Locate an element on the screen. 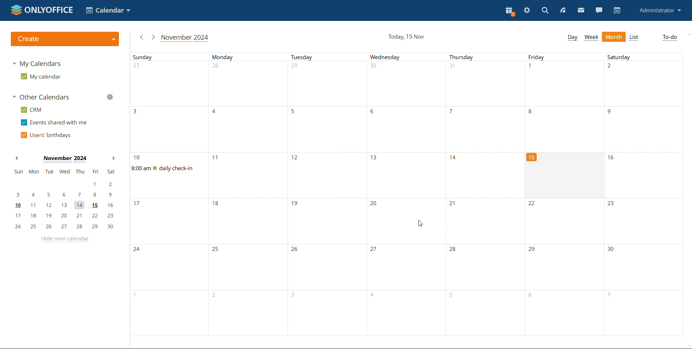 The width and height of the screenshot is (692, 349). 1, 2 is located at coordinates (67, 184).